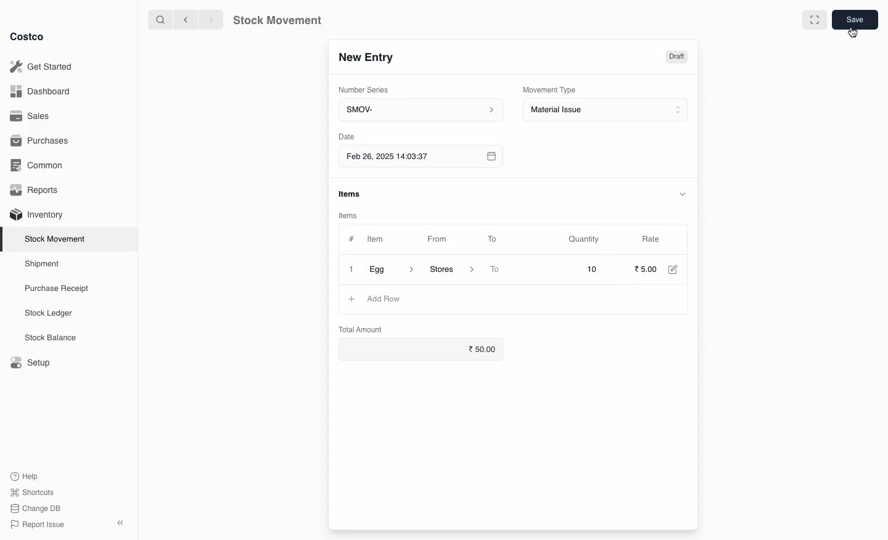  Describe the element at coordinates (120, 522) in the screenshot. I see `collapse` at that location.